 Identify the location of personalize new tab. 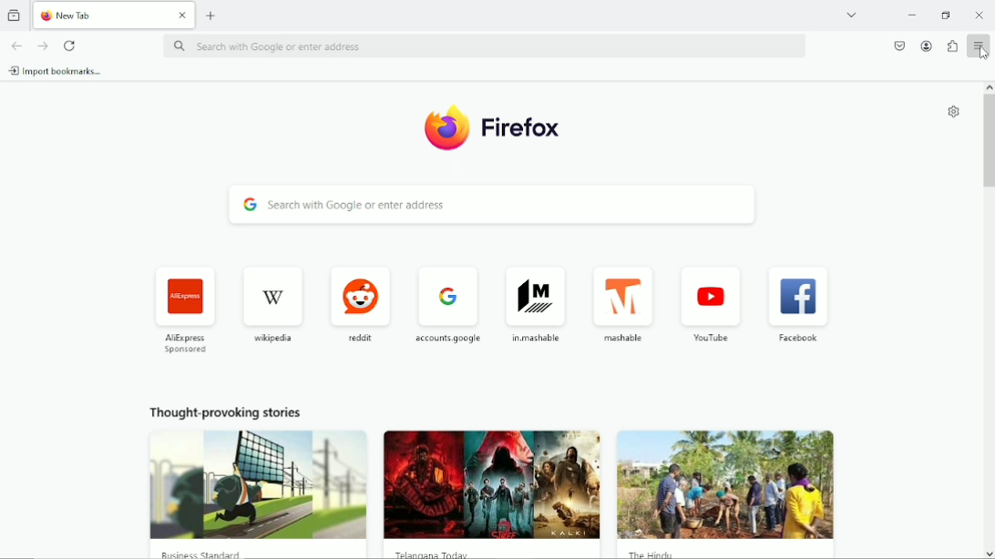
(954, 110).